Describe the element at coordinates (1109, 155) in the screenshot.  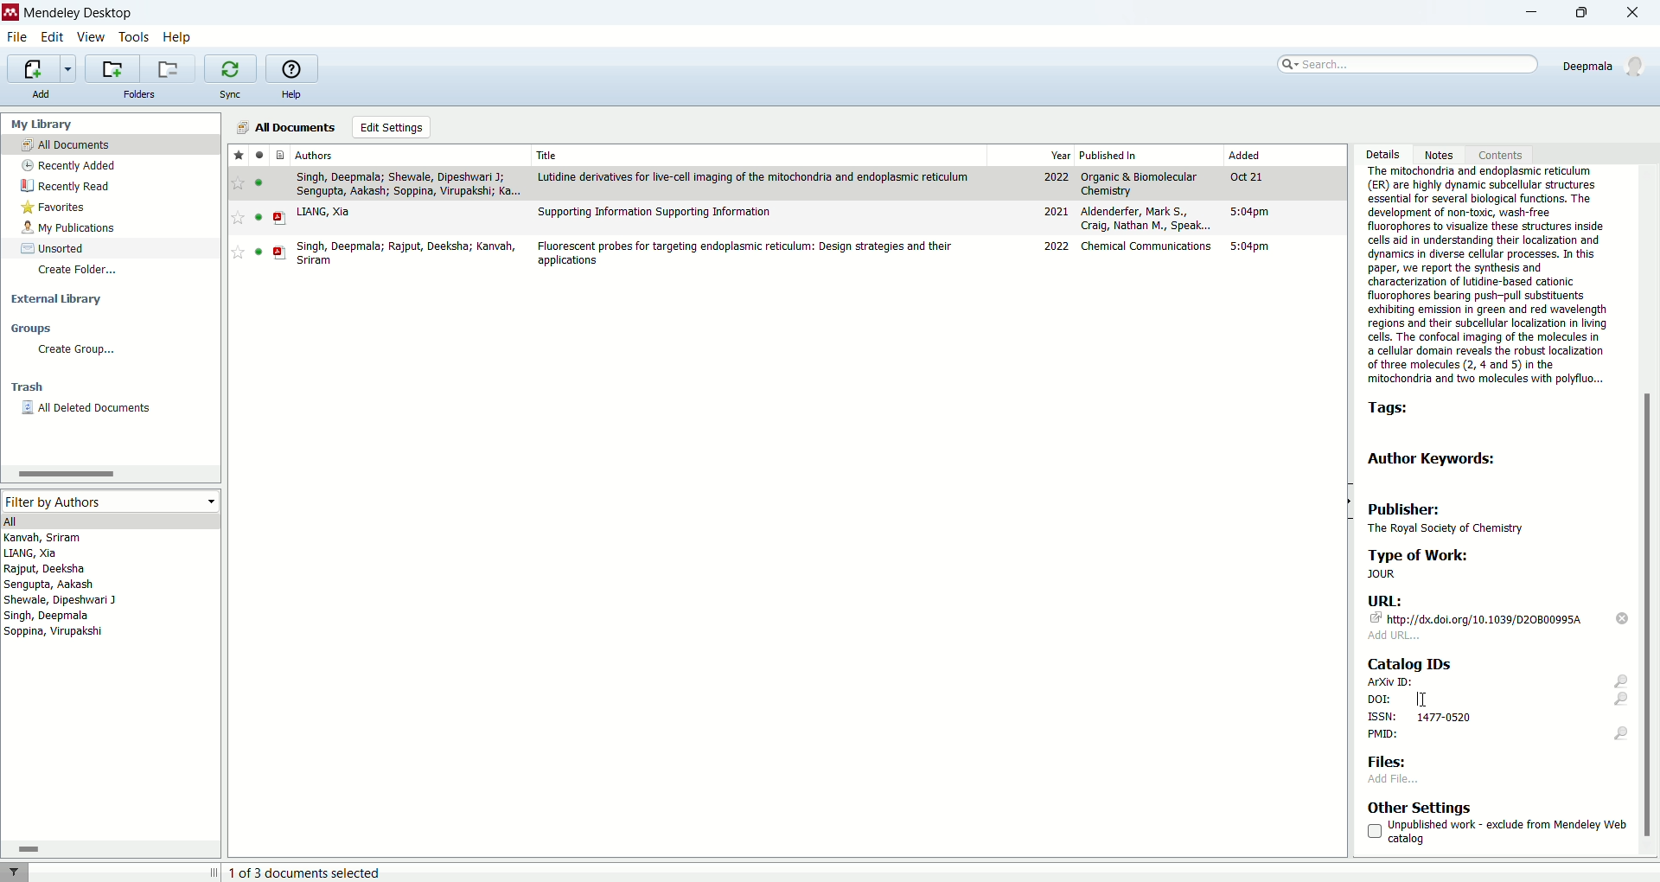
I see `published in` at that location.